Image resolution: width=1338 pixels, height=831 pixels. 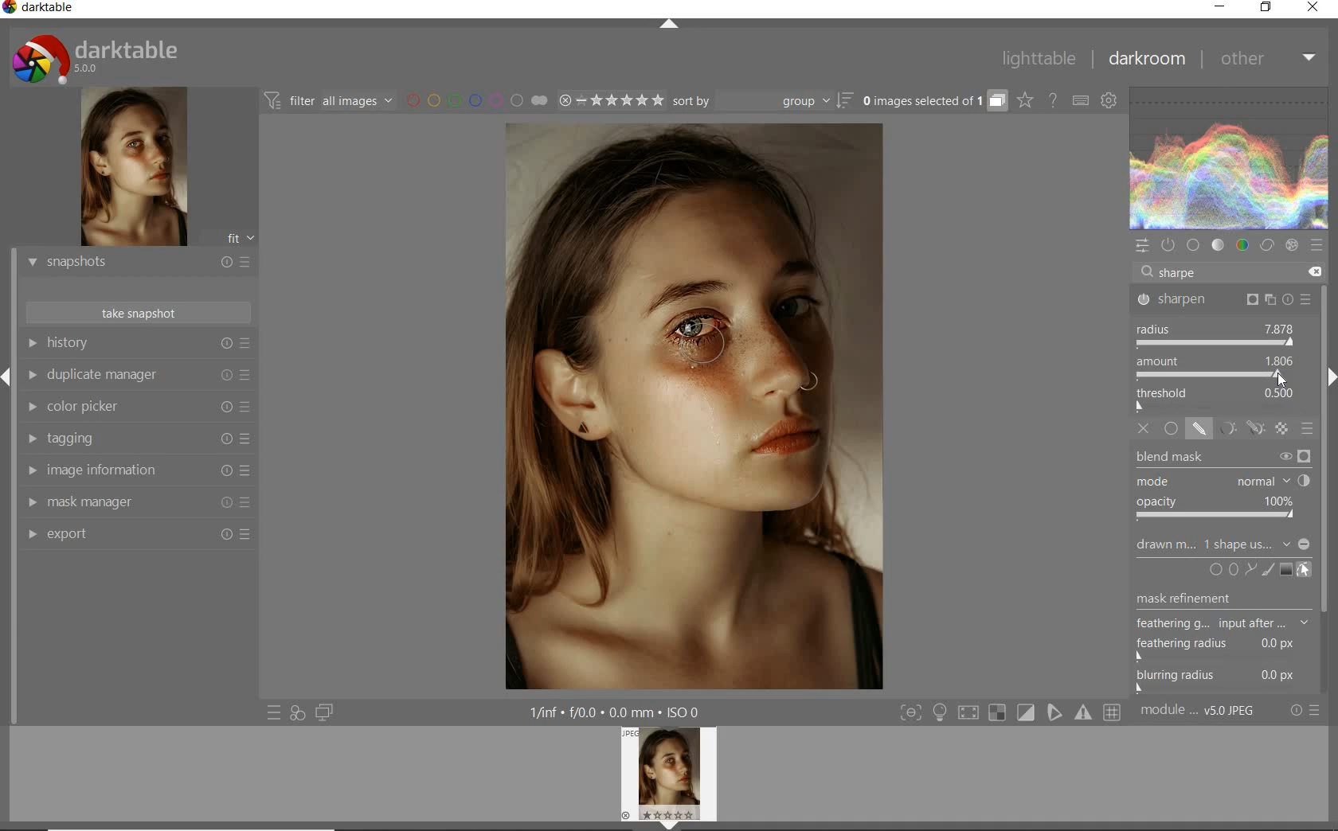 I want to click on MODE, so click(x=1222, y=482).